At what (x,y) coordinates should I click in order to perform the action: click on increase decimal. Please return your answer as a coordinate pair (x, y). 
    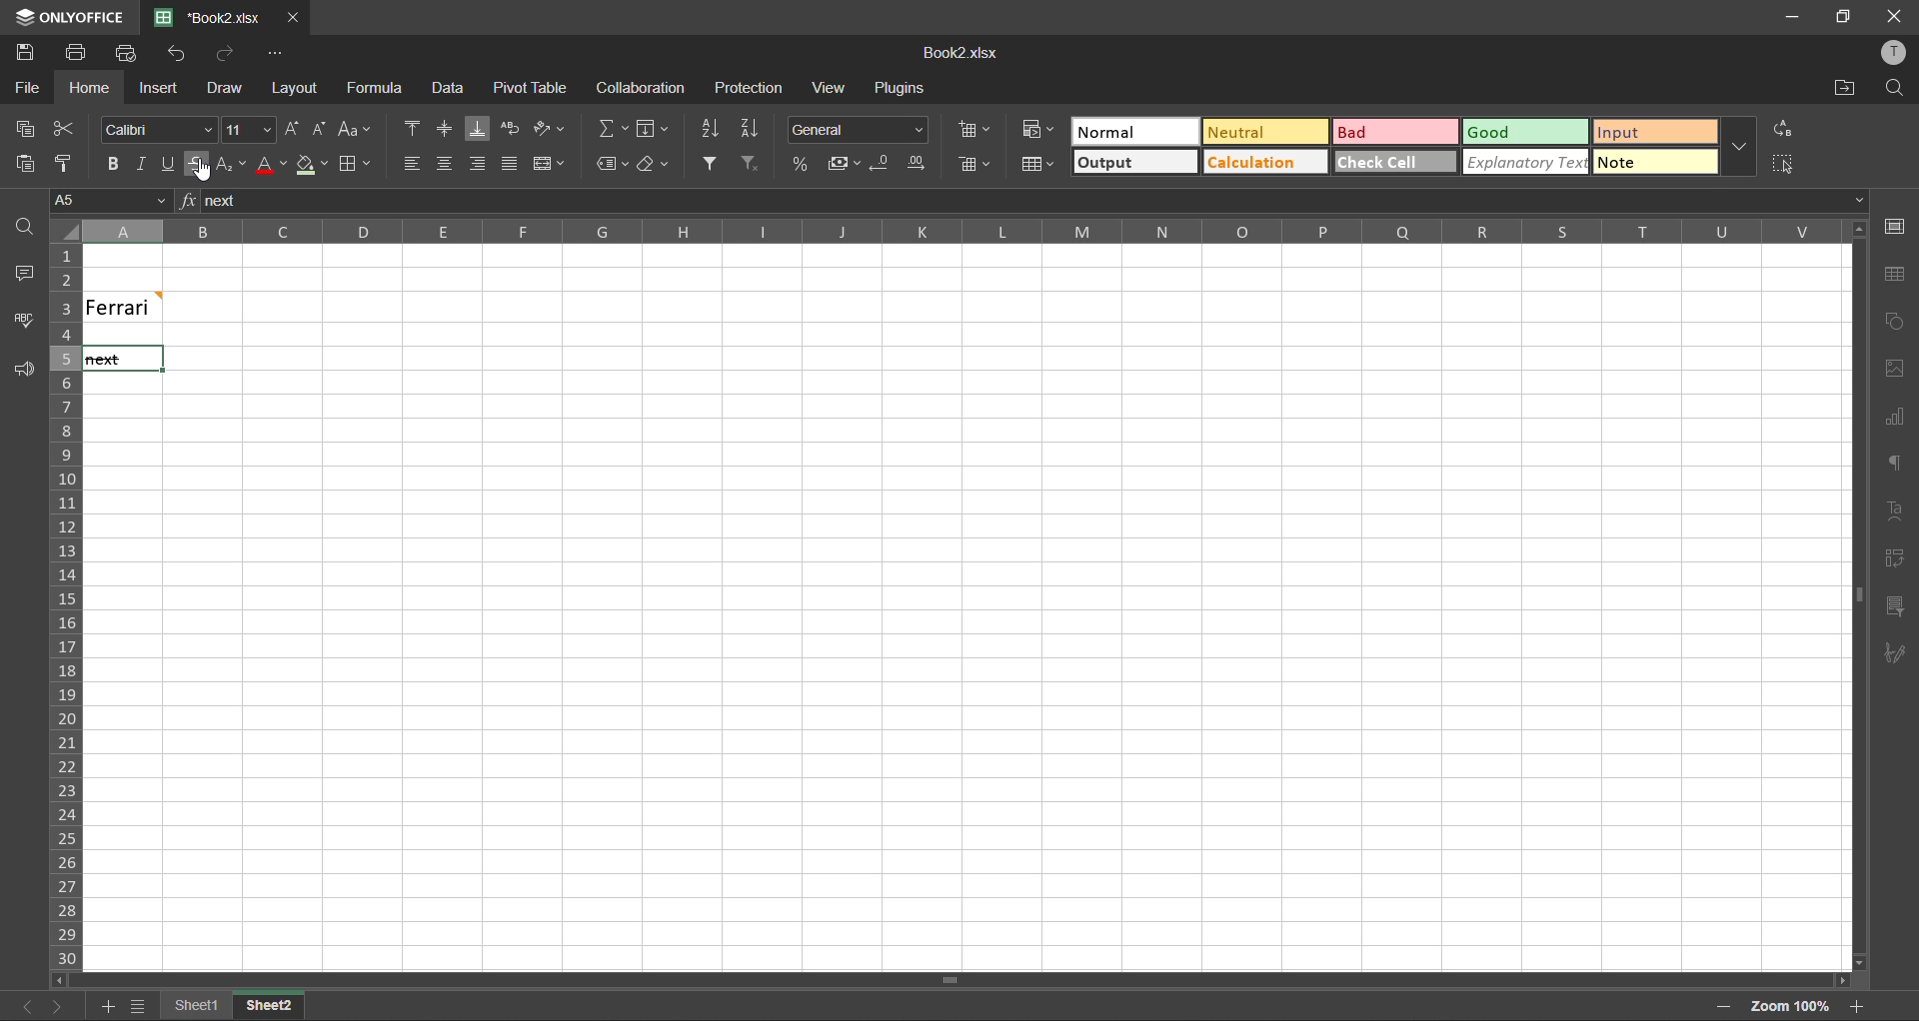
    Looking at the image, I should click on (918, 164).